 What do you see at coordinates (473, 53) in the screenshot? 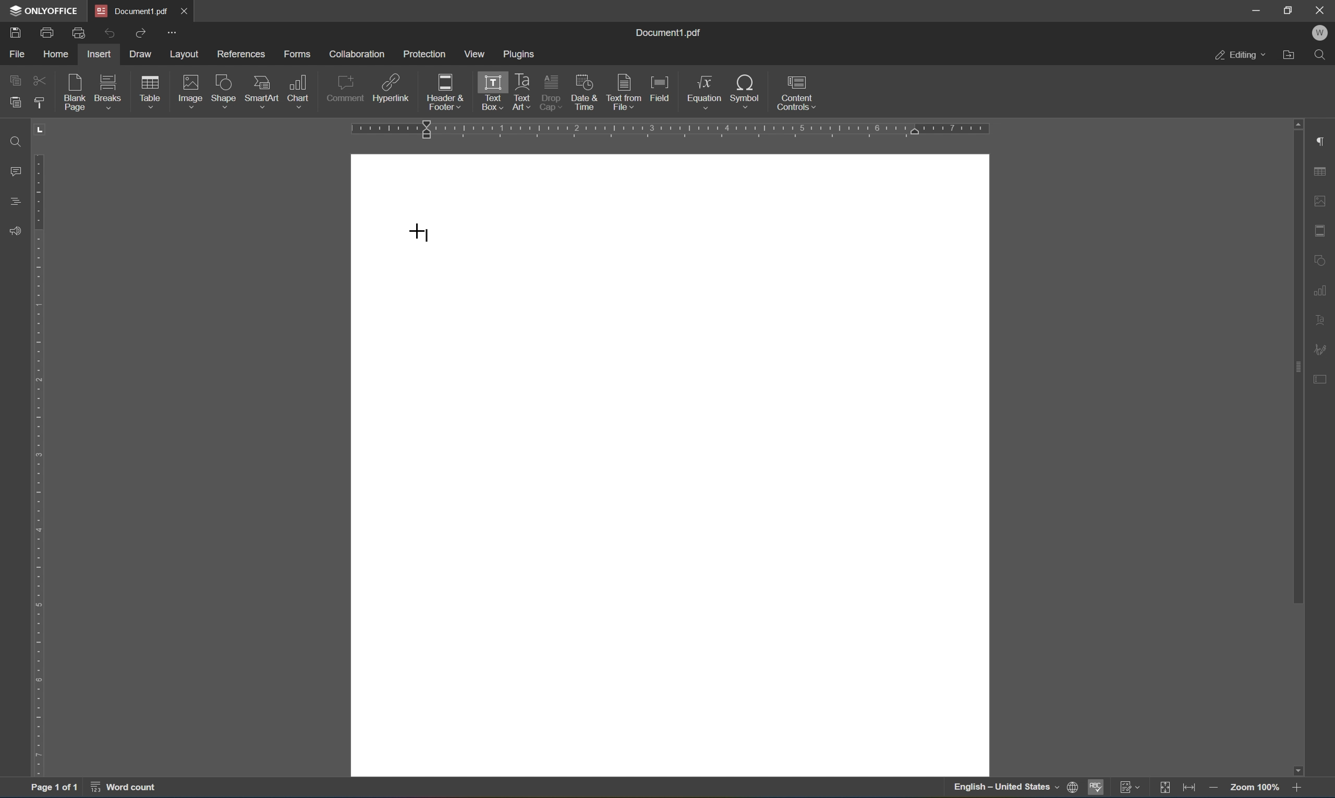
I see `view` at bounding box center [473, 53].